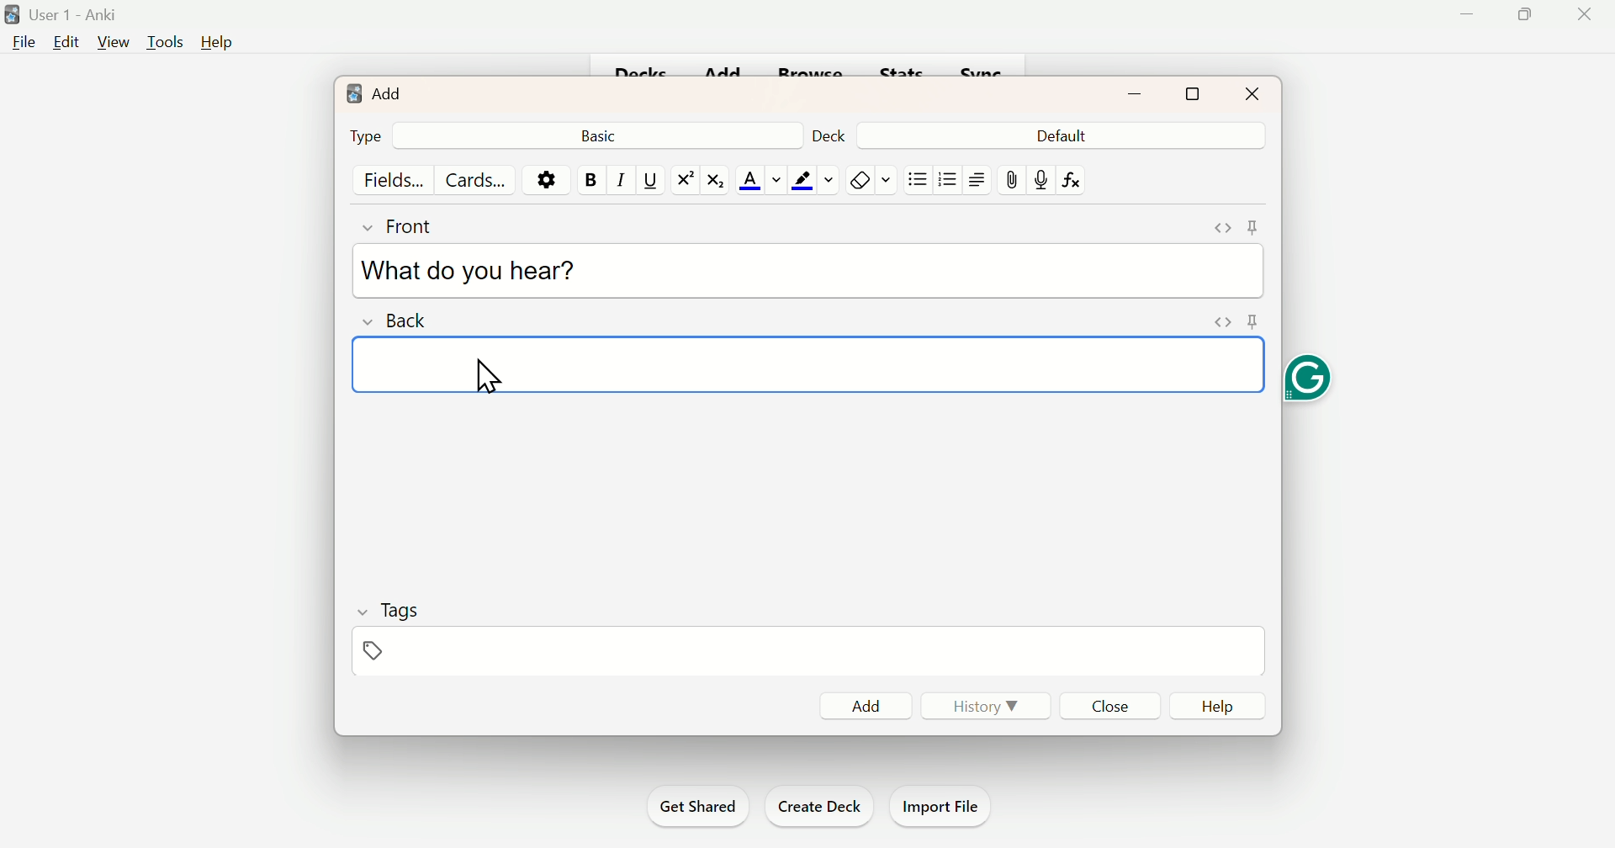  Describe the element at coordinates (1134, 94) in the screenshot. I see `minimize` at that location.